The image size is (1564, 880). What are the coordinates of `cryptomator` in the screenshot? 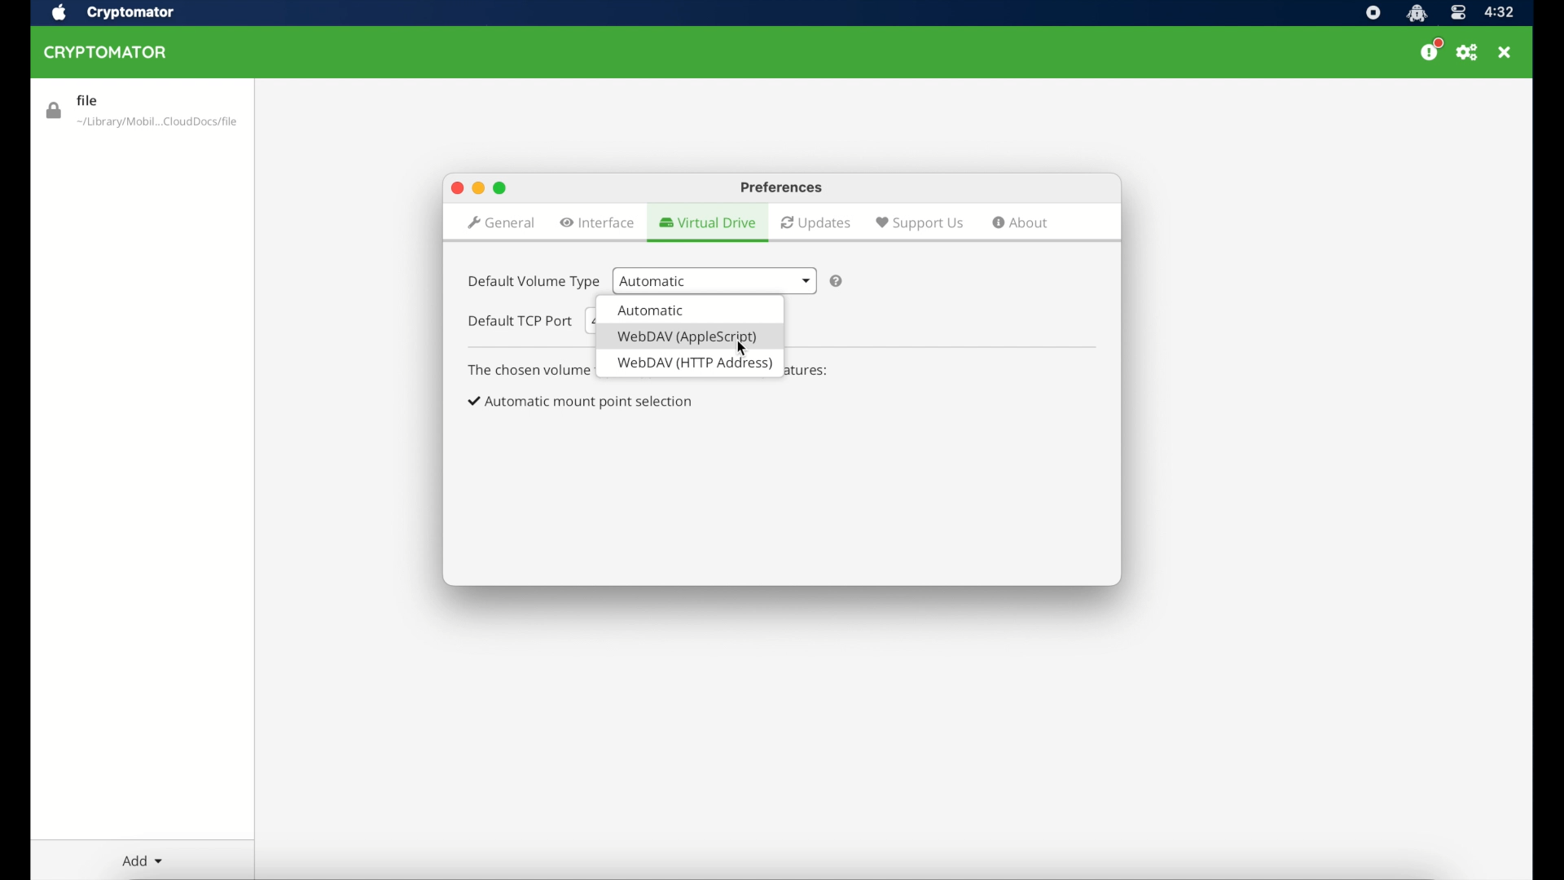 It's located at (110, 53).